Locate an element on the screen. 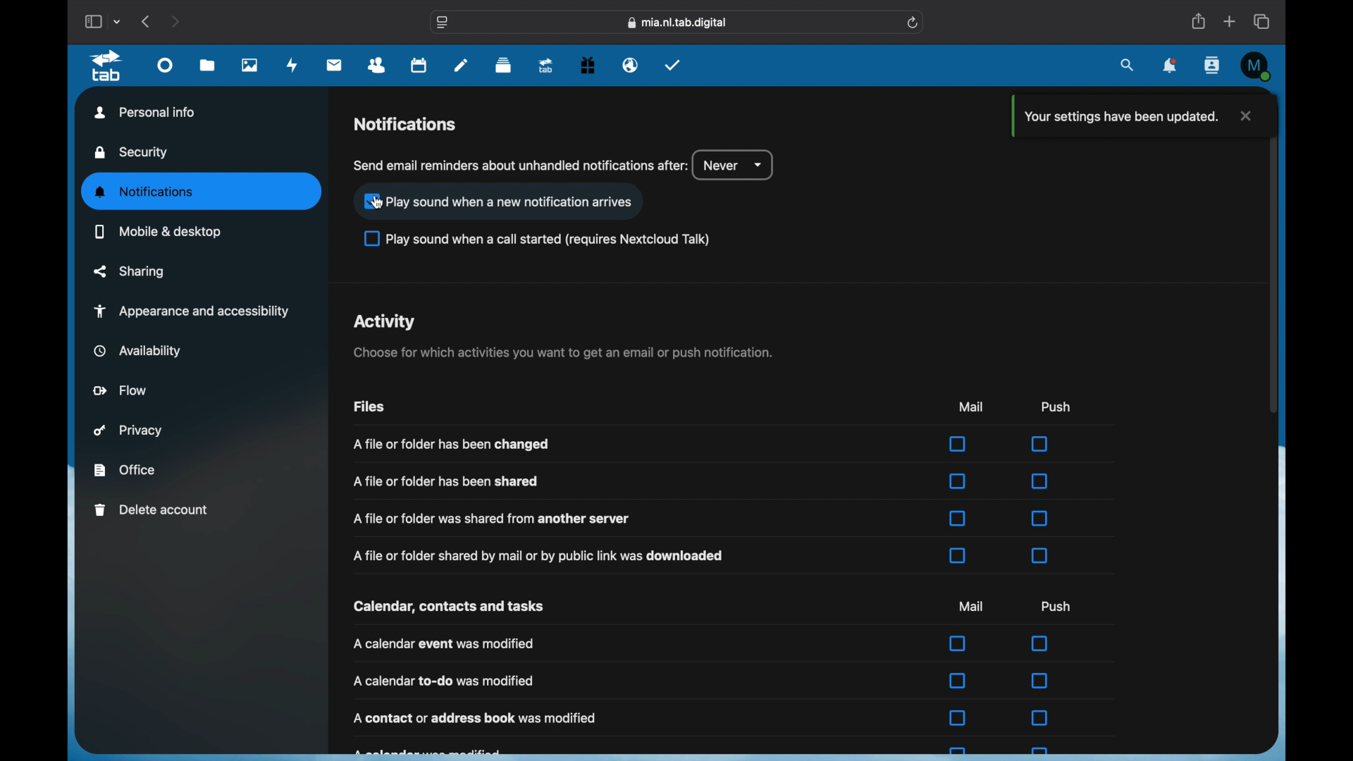 The image size is (1353, 761). flow is located at coordinates (121, 390).